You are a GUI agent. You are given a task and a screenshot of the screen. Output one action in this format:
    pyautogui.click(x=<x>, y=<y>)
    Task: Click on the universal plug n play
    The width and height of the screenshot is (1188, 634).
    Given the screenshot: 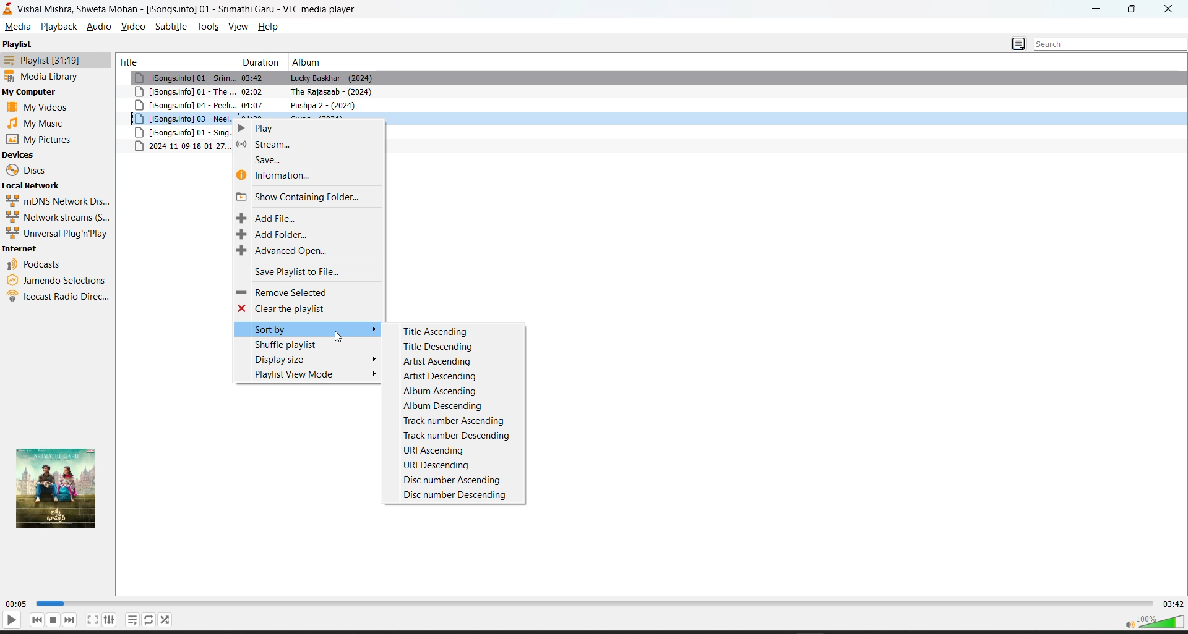 What is the action you would take?
    pyautogui.click(x=58, y=233)
    